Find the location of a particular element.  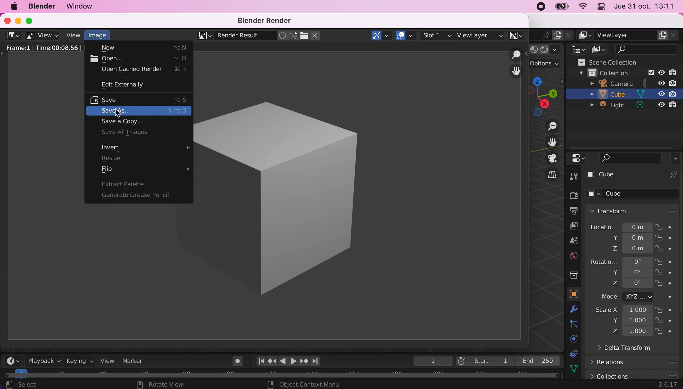

jump to next keyframe is located at coordinates (304, 361).